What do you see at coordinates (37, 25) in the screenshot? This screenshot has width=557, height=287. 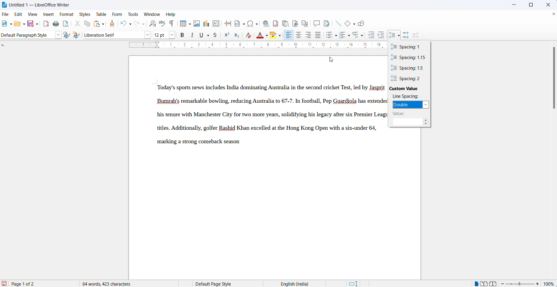 I see `save options` at bounding box center [37, 25].